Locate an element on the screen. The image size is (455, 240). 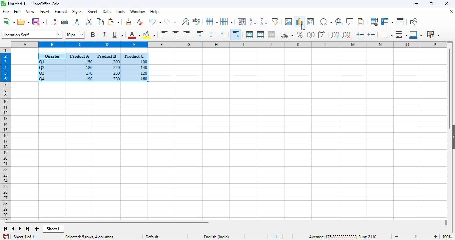
sort descending is located at coordinates (264, 22).